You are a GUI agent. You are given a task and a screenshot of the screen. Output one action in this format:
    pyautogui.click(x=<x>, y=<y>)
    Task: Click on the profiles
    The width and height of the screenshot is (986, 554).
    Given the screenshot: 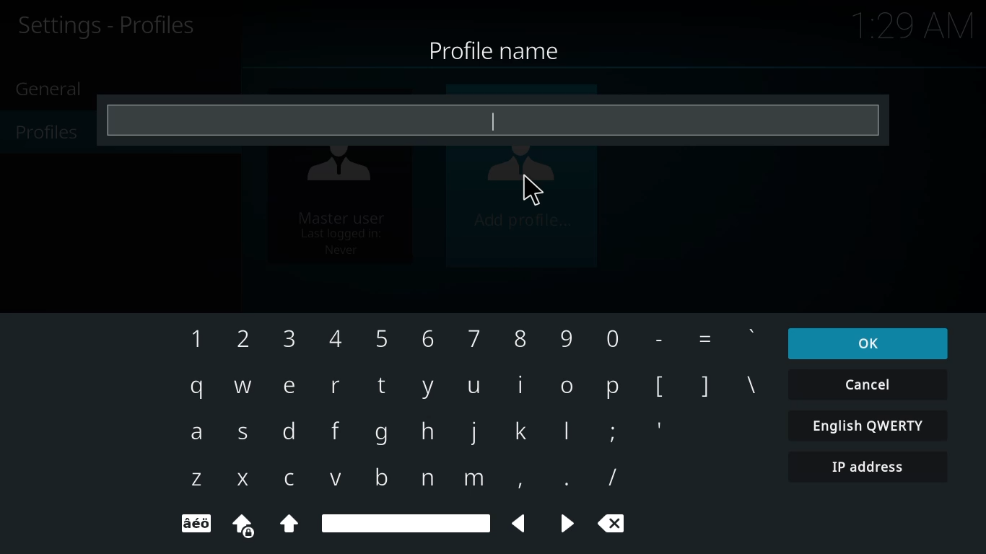 What is the action you would take?
    pyautogui.click(x=50, y=132)
    